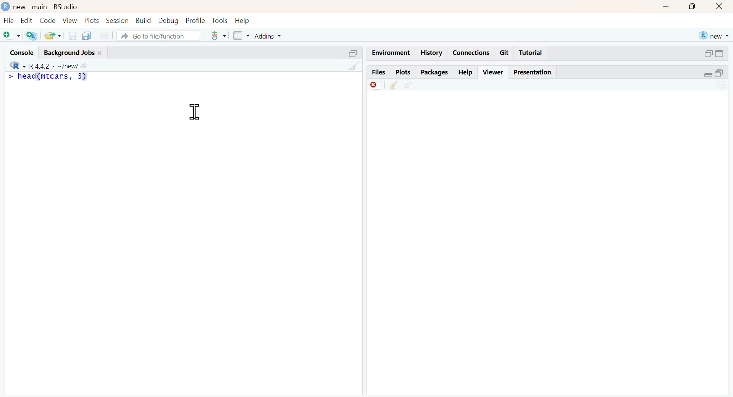  What do you see at coordinates (158, 36) in the screenshot?
I see `A Go to file/function` at bounding box center [158, 36].